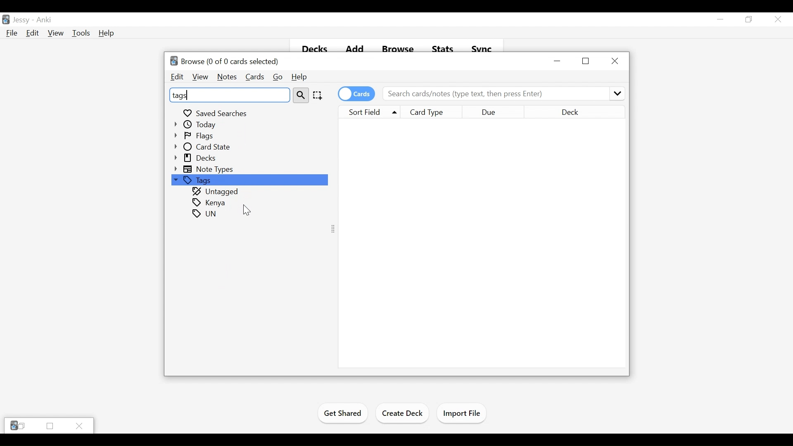 The height and width of the screenshot is (446, 793). Describe the element at coordinates (403, 413) in the screenshot. I see `Create Deck` at that location.